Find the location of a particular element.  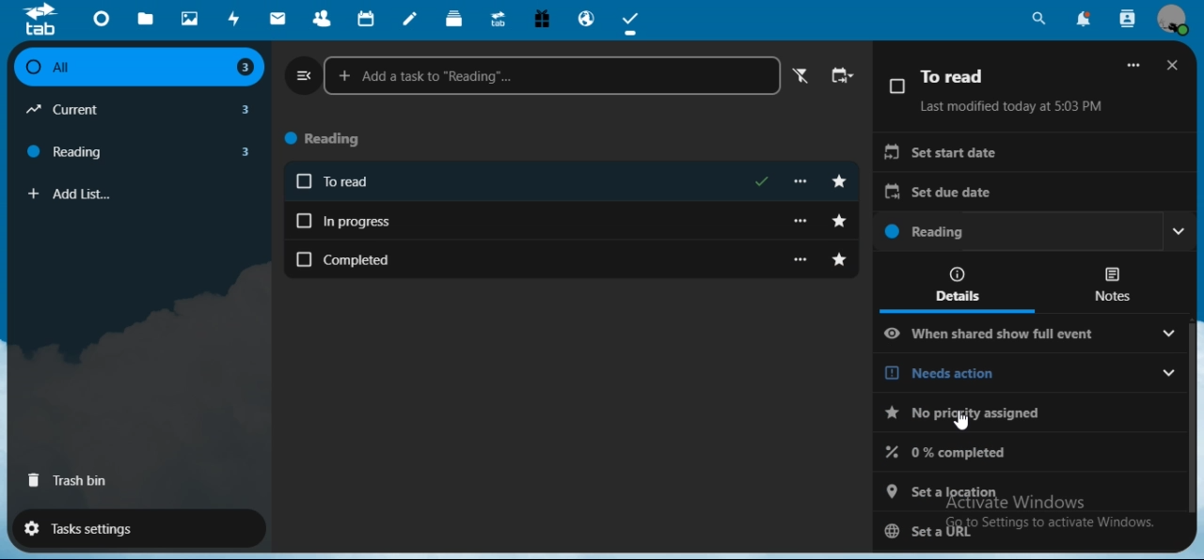

more is located at coordinates (805, 181).